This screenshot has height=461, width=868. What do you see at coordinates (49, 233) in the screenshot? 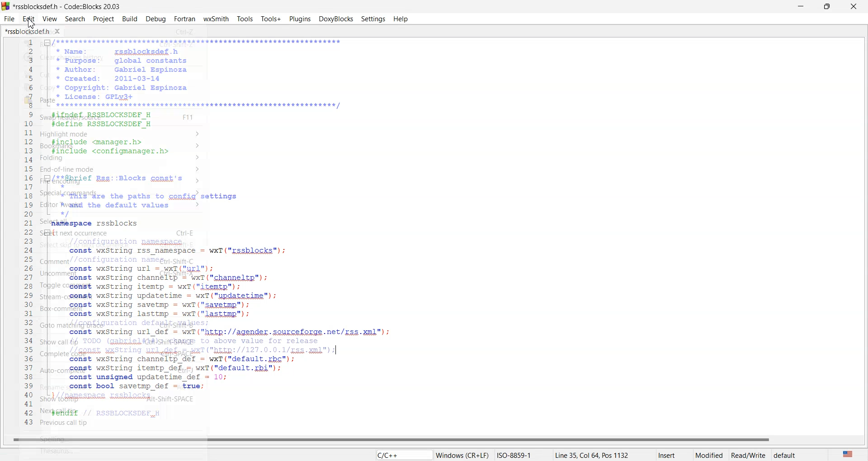
I see `minimize` at bounding box center [49, 233].